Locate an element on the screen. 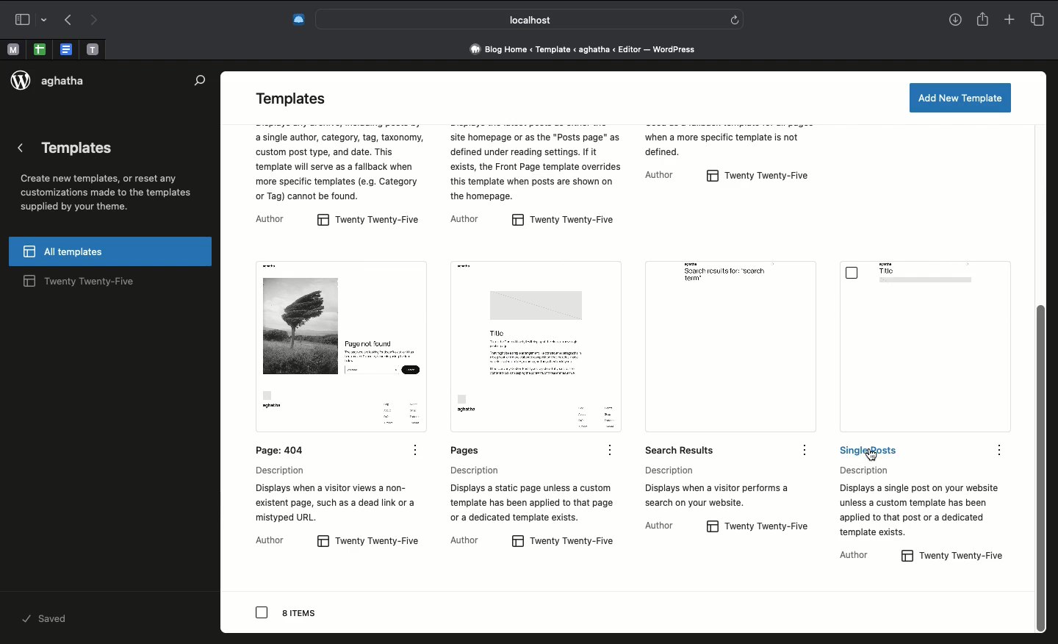 The height and width of the screenshot is (644, 1058). author is located at coordinates (470, 221).